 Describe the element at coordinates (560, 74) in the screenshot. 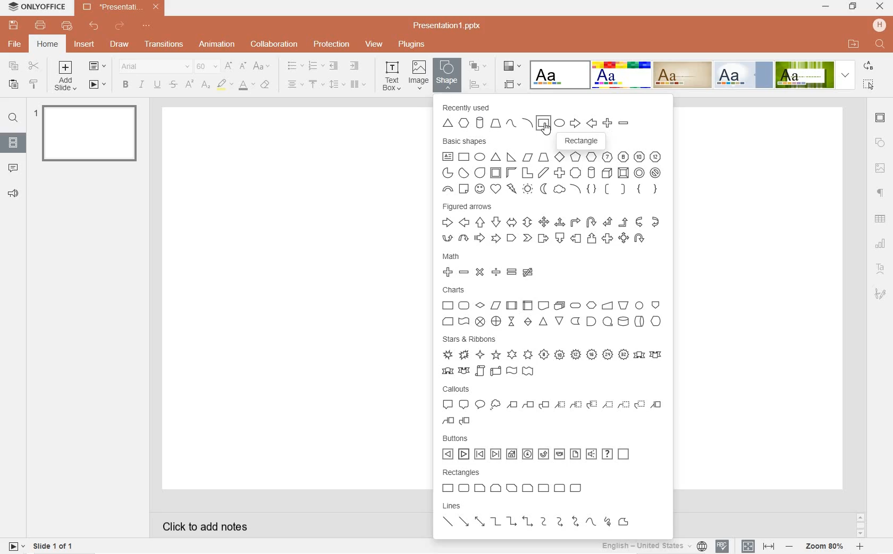

I see `Blank` at that location.